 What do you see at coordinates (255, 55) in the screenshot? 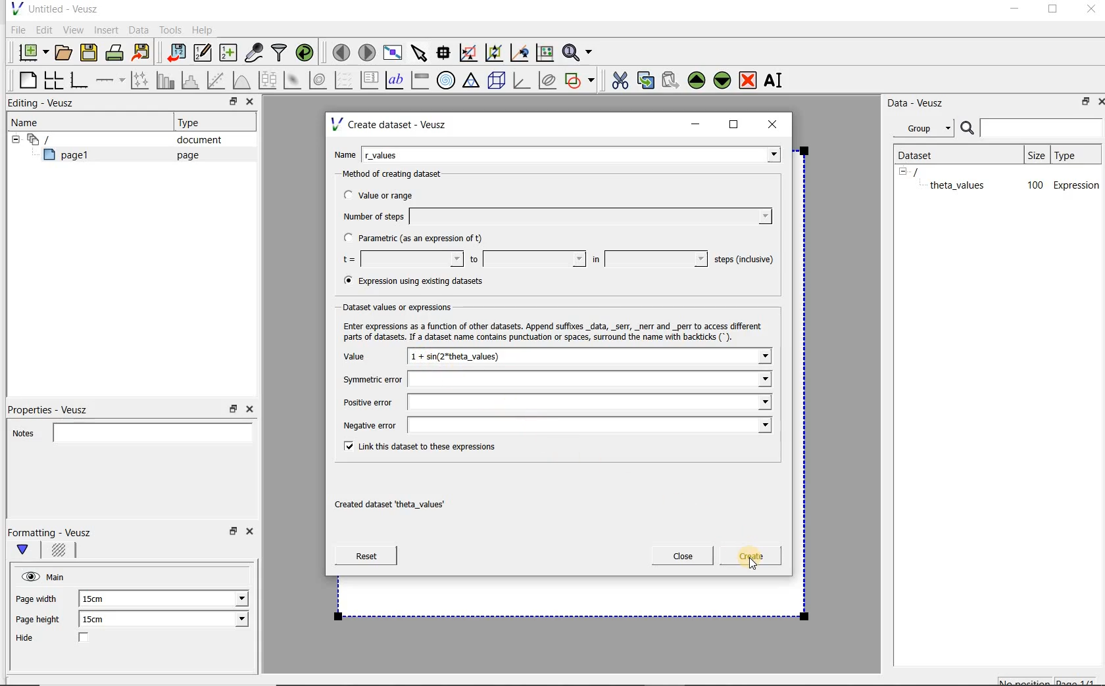
I see `capture remote data` at bounding box center [255, 55].